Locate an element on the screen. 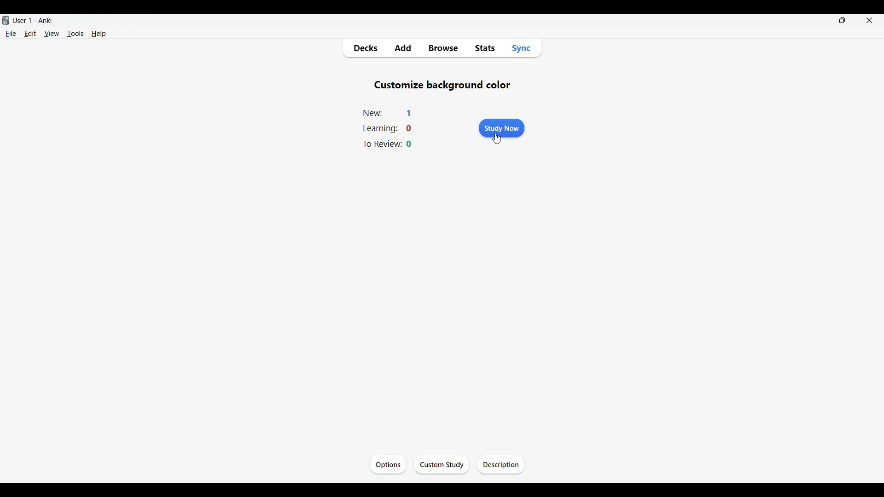 Image resolution: width=884 pixels, height=497 pixels. Number of Learning cards is located at coordinates (409, 128).